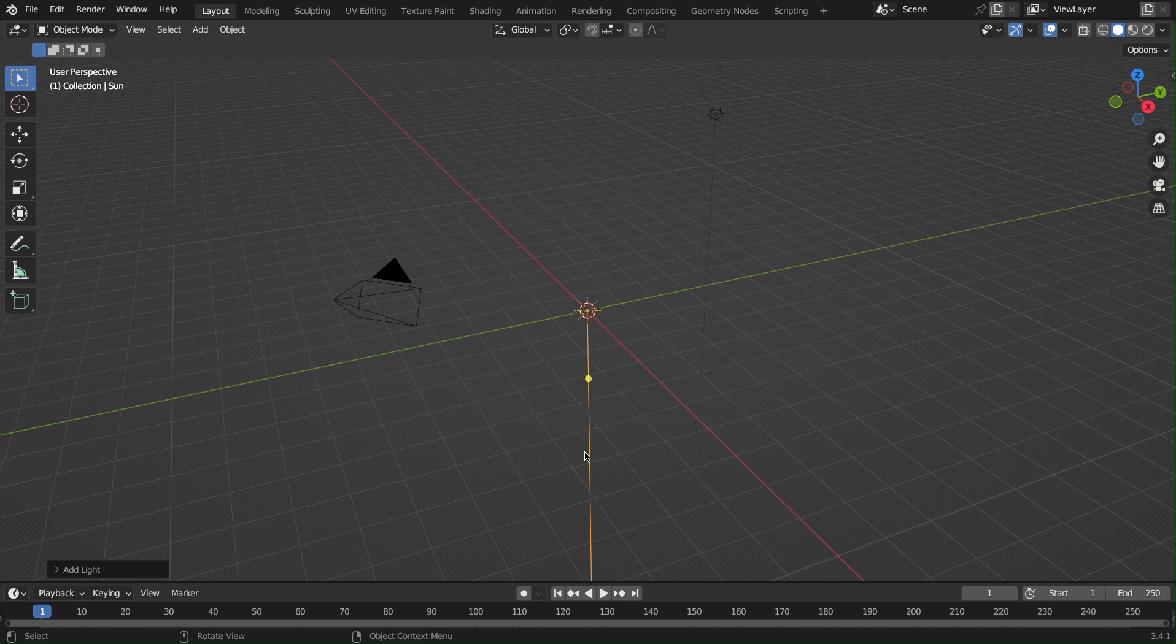  Describe the element at coordinates (115, 591) in the screenshot. I see `Keying` at that location.